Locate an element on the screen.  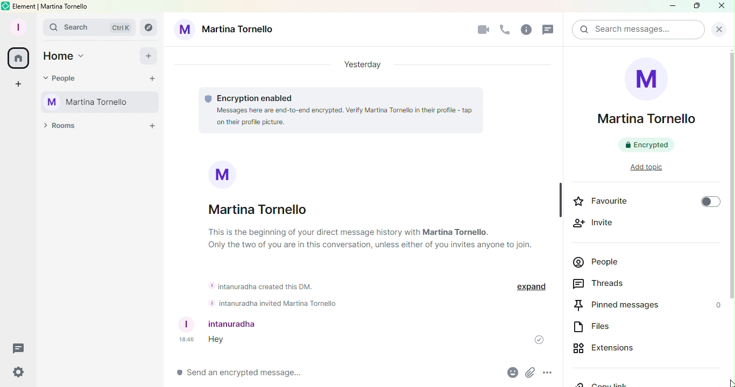
expand is located at coordinates (529, 286).